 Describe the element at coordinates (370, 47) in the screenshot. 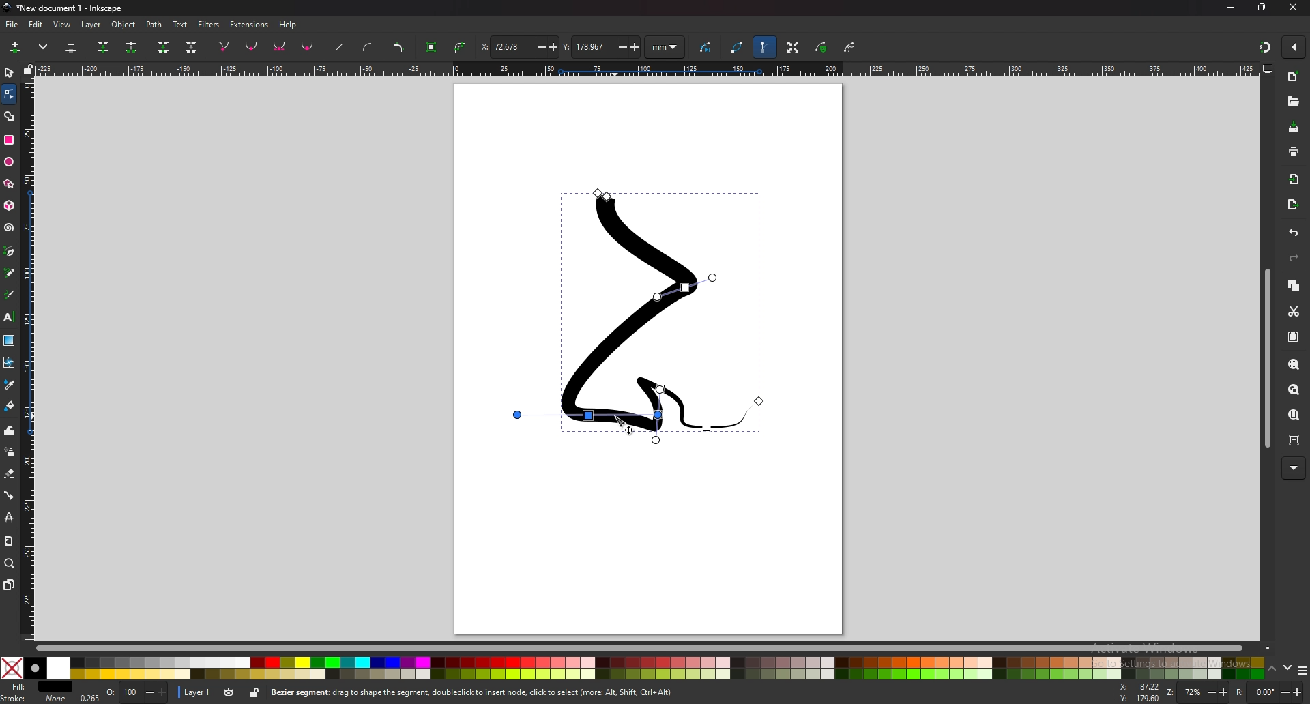

I see `add curve handles` at that location.